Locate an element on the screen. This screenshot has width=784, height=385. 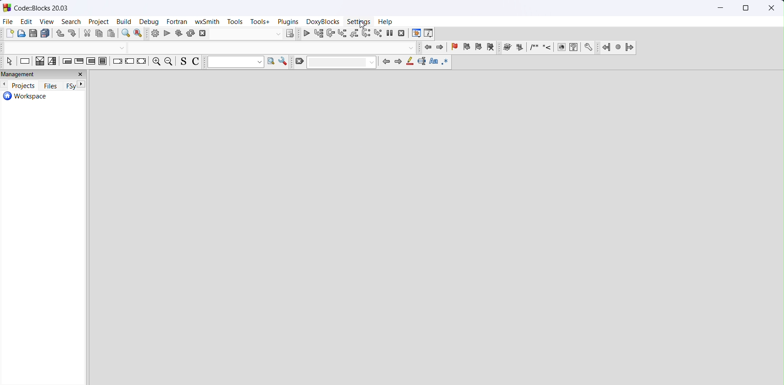
save everything is located at coordinates (45, 34).